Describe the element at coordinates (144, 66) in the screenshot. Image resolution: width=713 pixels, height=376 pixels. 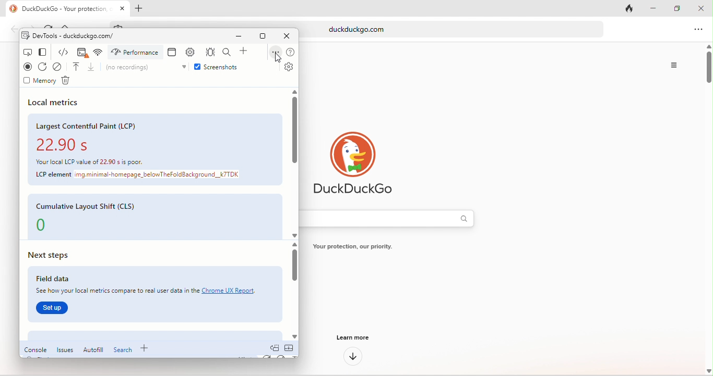
I see `no recordings` at that location.